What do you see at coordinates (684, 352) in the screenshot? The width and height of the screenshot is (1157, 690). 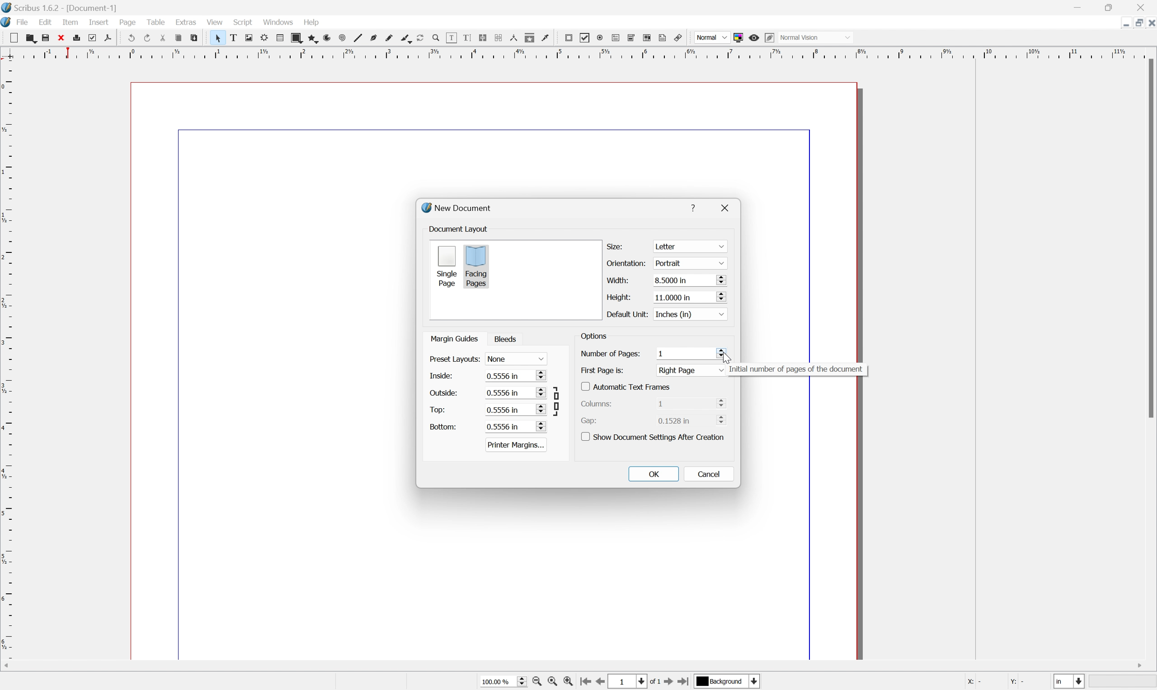 I see `1` at bounding box center [684, 352].